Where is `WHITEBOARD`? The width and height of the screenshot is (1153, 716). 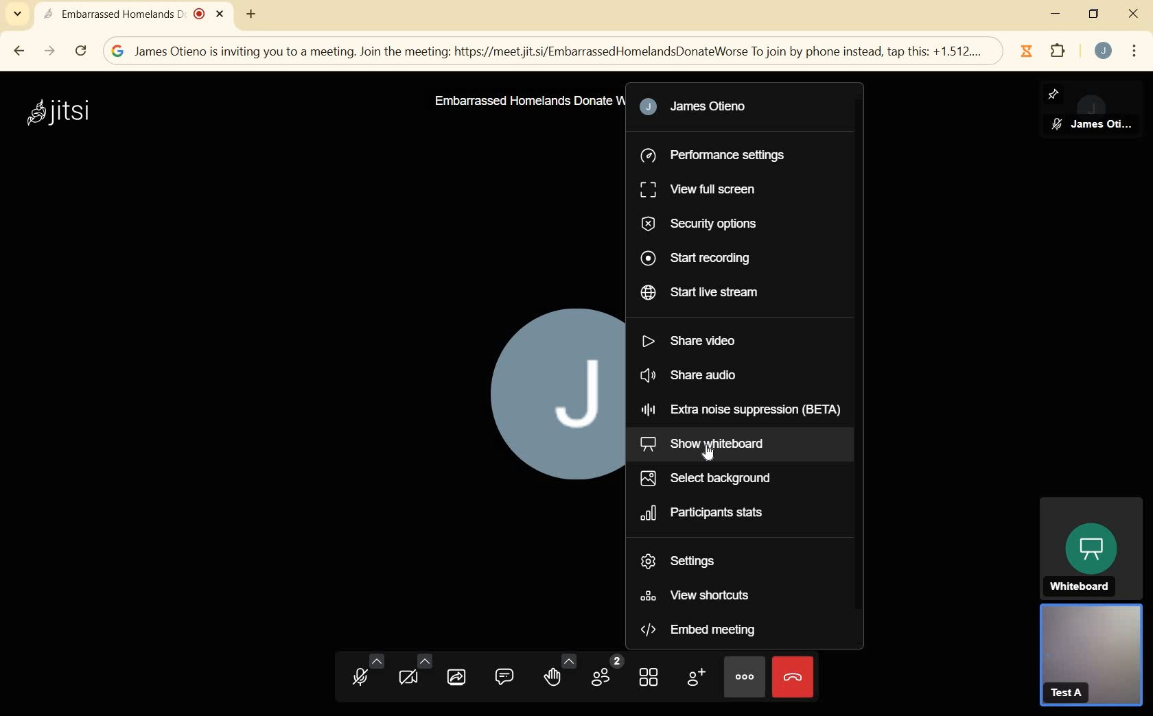
WHITEBOARD is located at coordinates (1091, 547).